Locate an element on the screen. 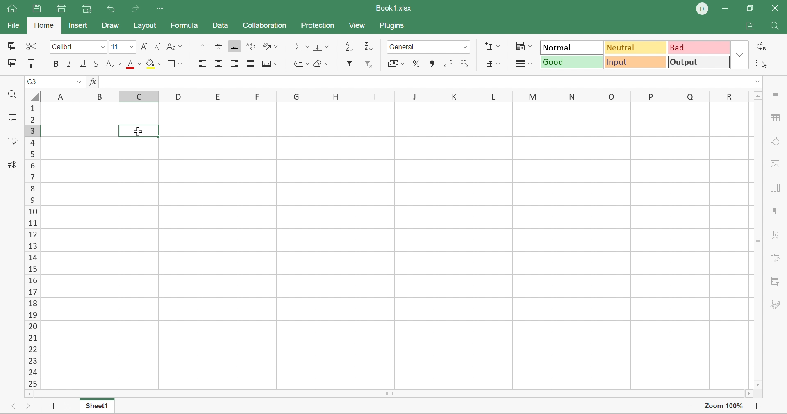  Column names is located at coordinates (392, 96).